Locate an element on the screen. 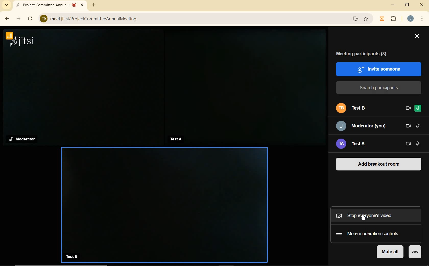 This screenshot has height=266, width=429. Test A is located at coordinates (359, 145).